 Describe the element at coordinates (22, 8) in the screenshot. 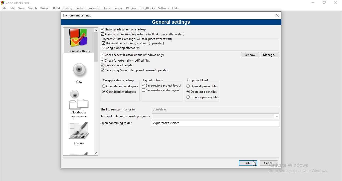

I see `View` at that location.